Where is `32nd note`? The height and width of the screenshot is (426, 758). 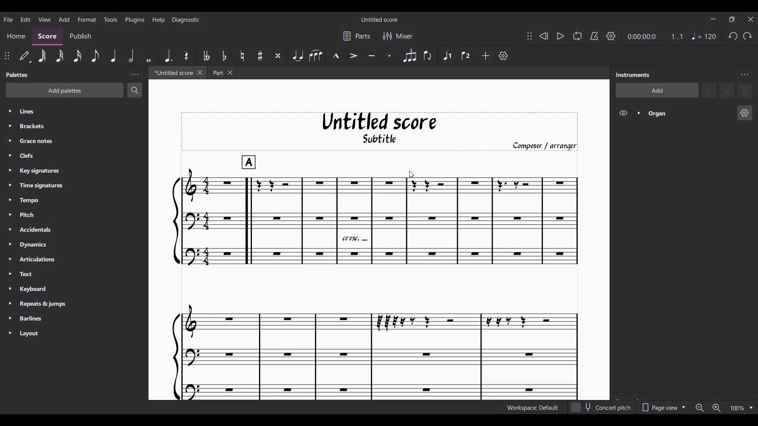 32nd note is located at coordinates (60, 56).